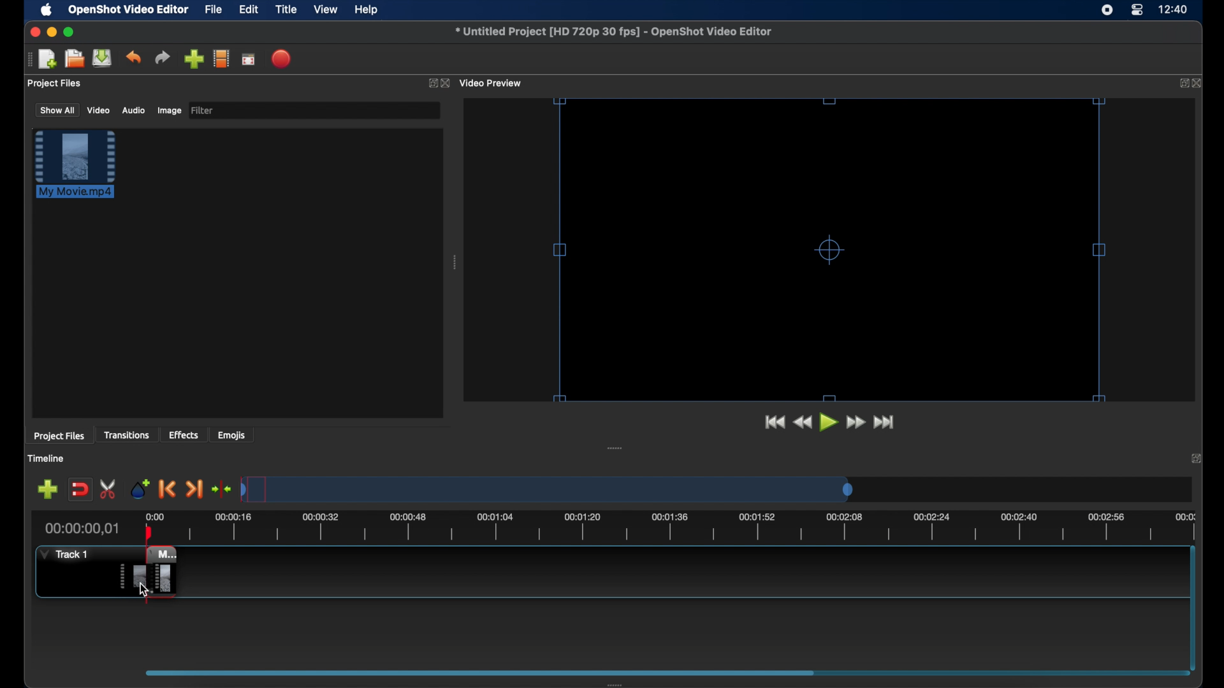 The height and width of the screenshot is (688, 1224). What do you see at coordinates (1199, 84) in the screenshot?
I see `close` at bounding box center [1199, 84].